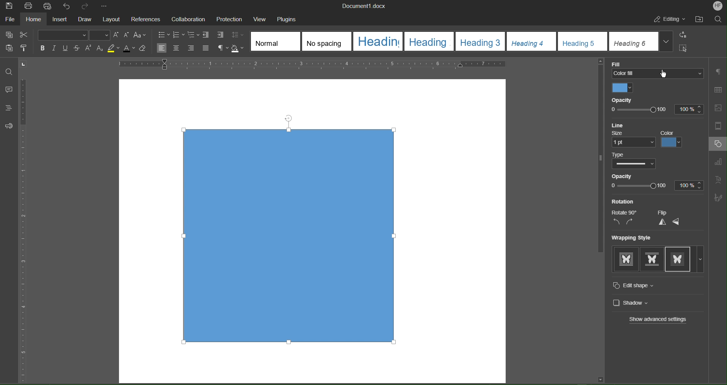 This screenshot has width=727, height=385. Describe the element at coordinates (222, 49) in the screenshot. I see `Non-Printing Characters` at that location.